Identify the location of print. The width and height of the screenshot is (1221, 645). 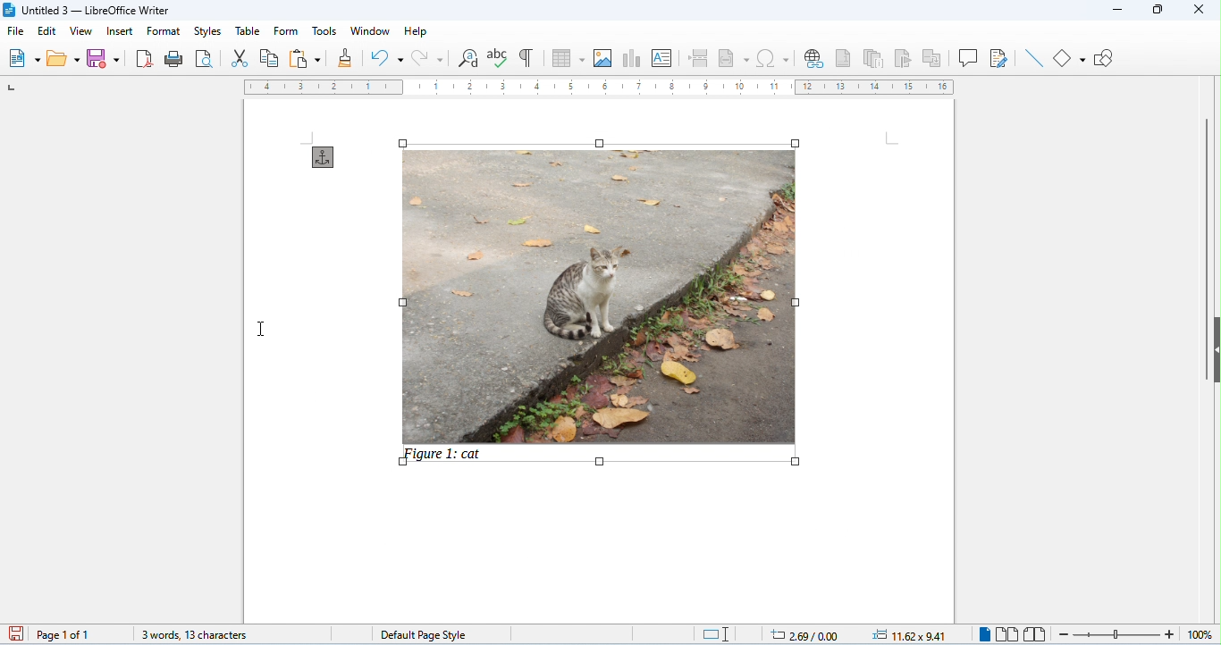
(176, 59).